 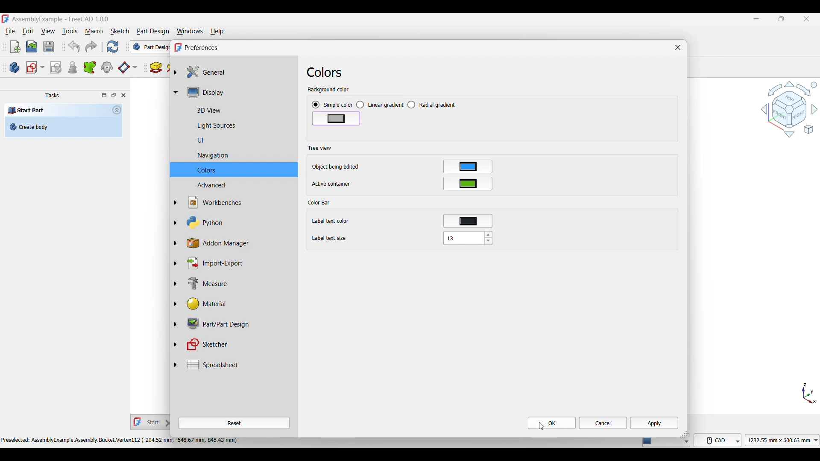 What do you see at coordinates (656, 422) in the screenshot?
I see `apply` at bounding box center [656, 422].